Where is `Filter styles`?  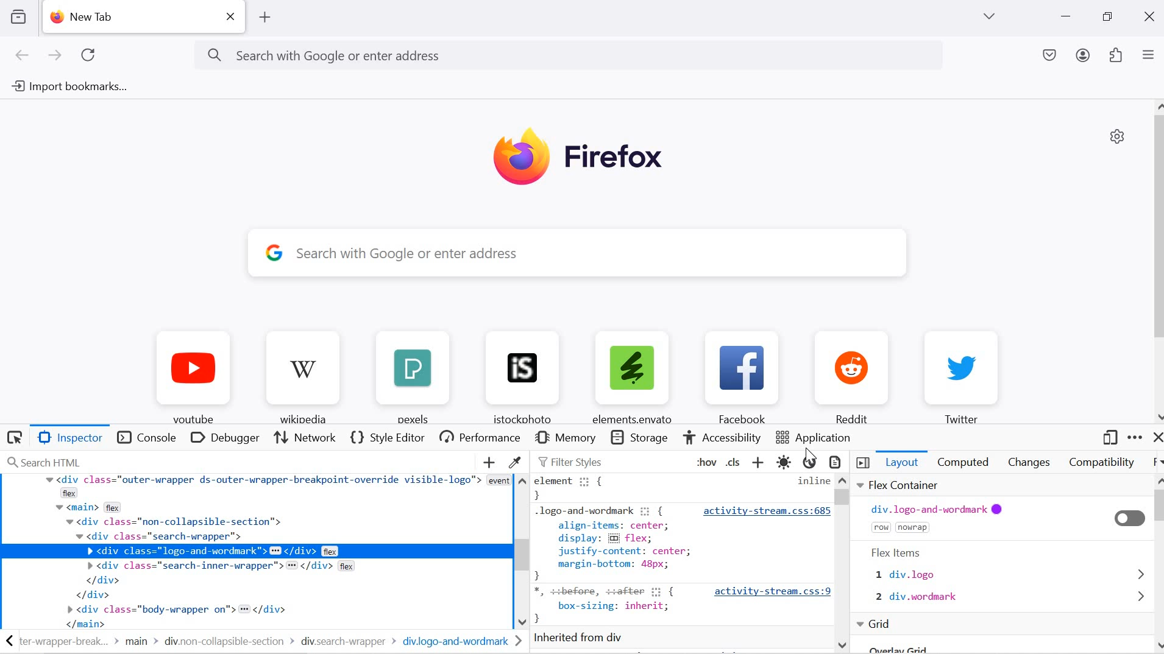
Filter styles is located at coordinates (572, 463).